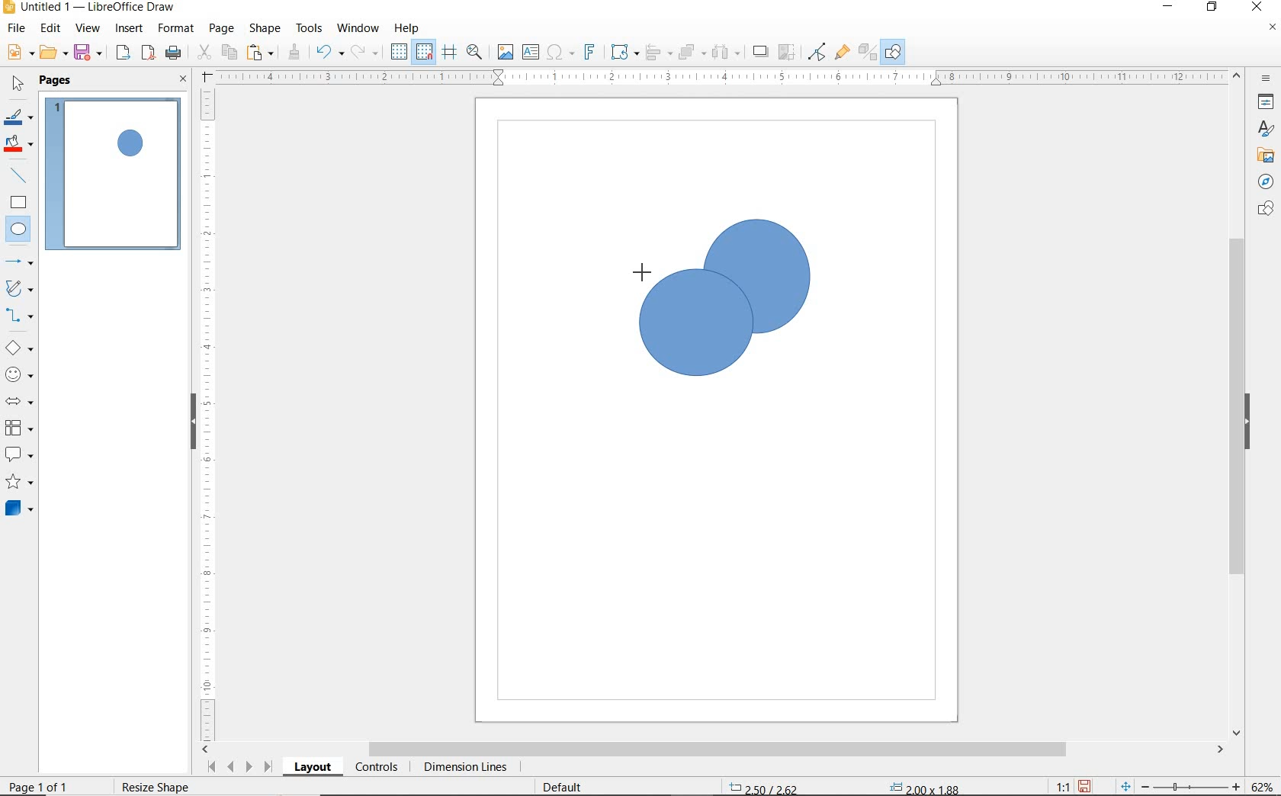  What do you see at coordinates (474, 51) in the screenshot?
I see `ZOOM & PAN` at bounding box center [474, 51].